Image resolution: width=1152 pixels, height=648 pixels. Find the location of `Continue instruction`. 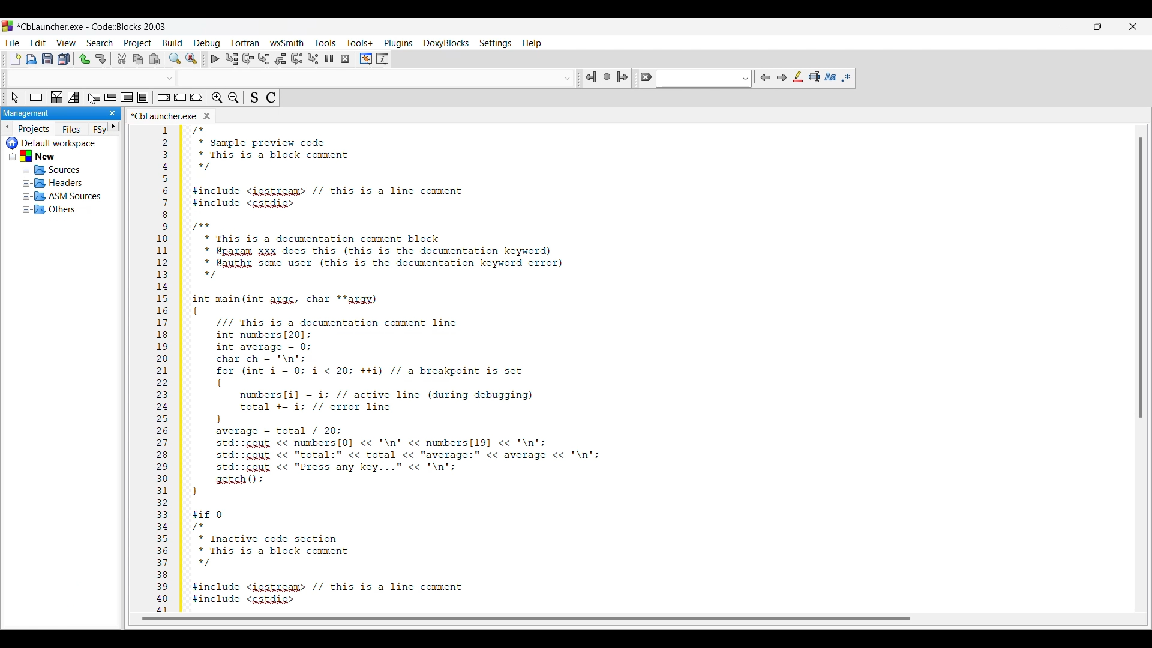

Continue instruction is located at coordinates (181, 97).